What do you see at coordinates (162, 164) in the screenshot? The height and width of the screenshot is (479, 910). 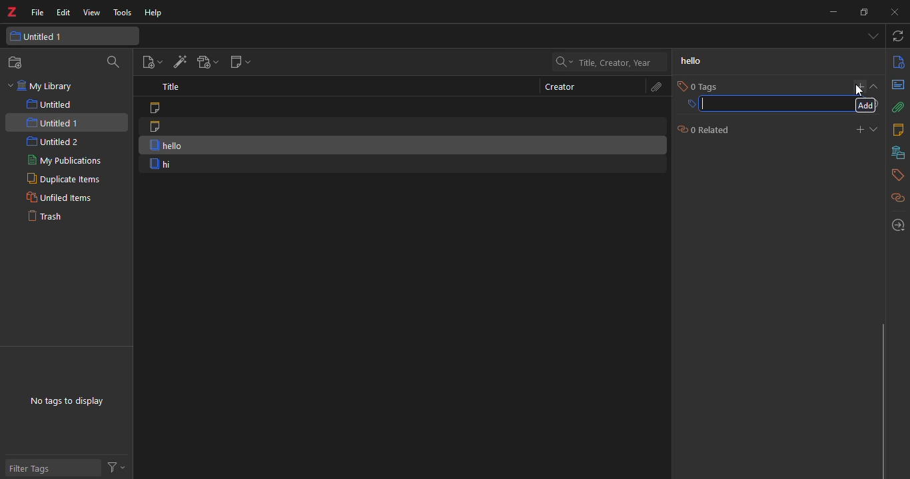 I see `hi` at bounding box center [162, 164].